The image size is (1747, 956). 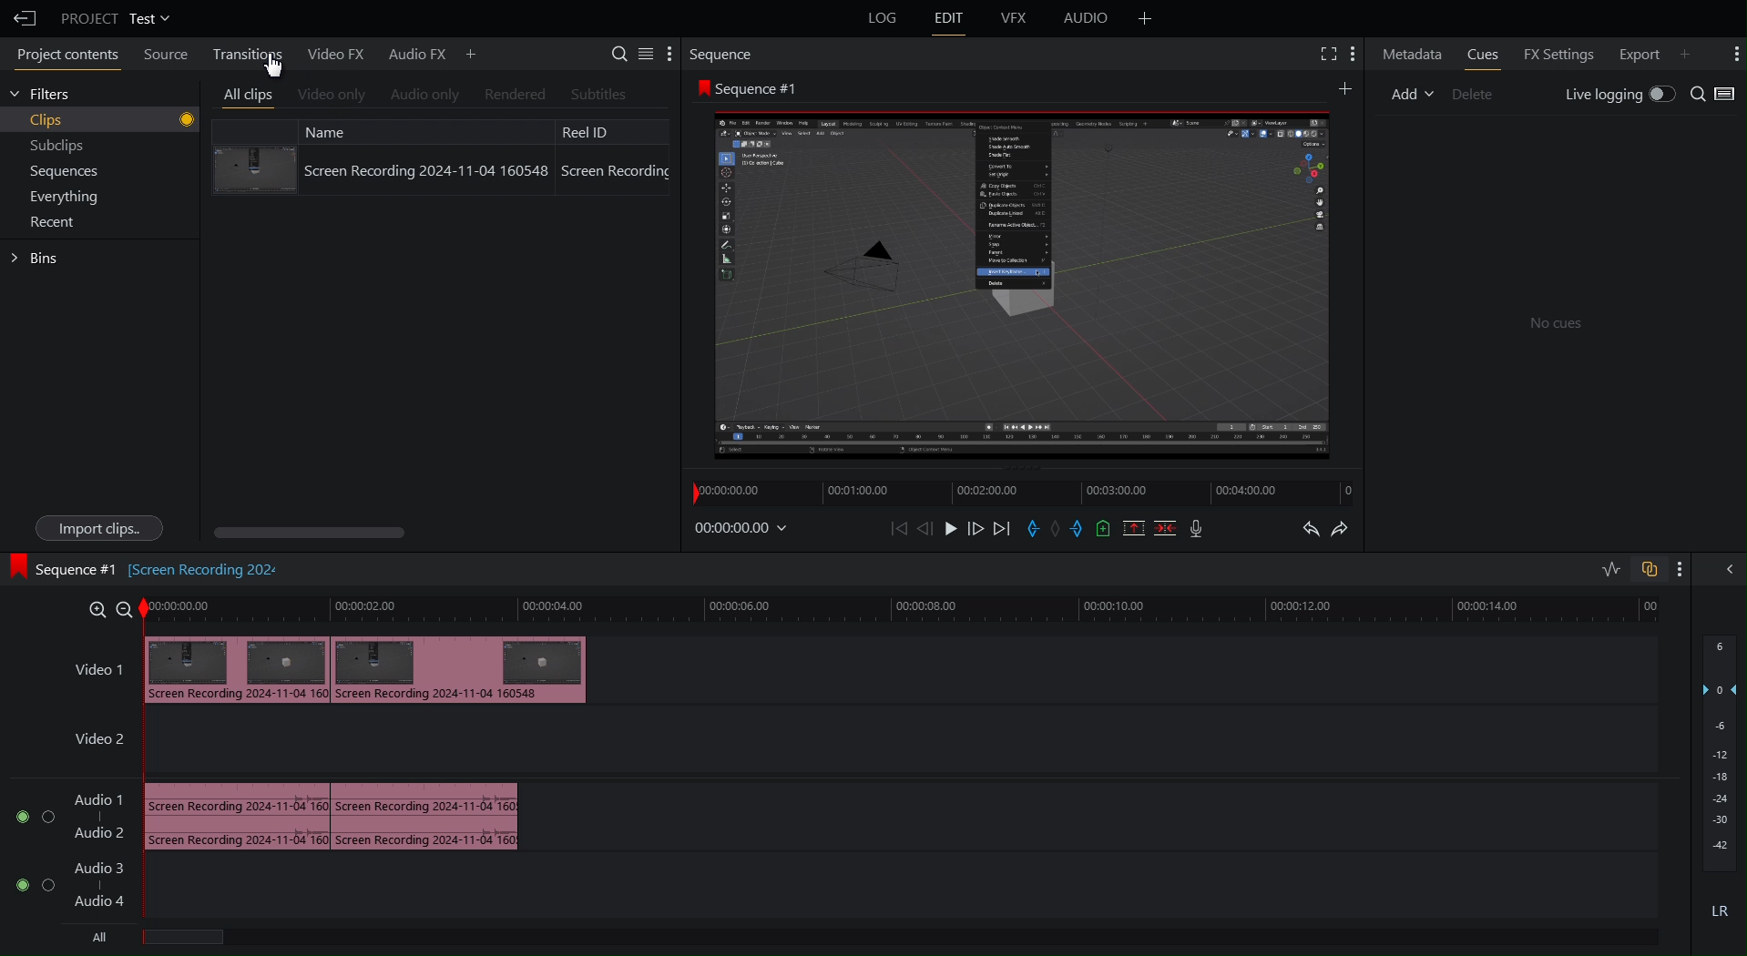 I want to click on Skip Forward, so click(x=1001, y=530).